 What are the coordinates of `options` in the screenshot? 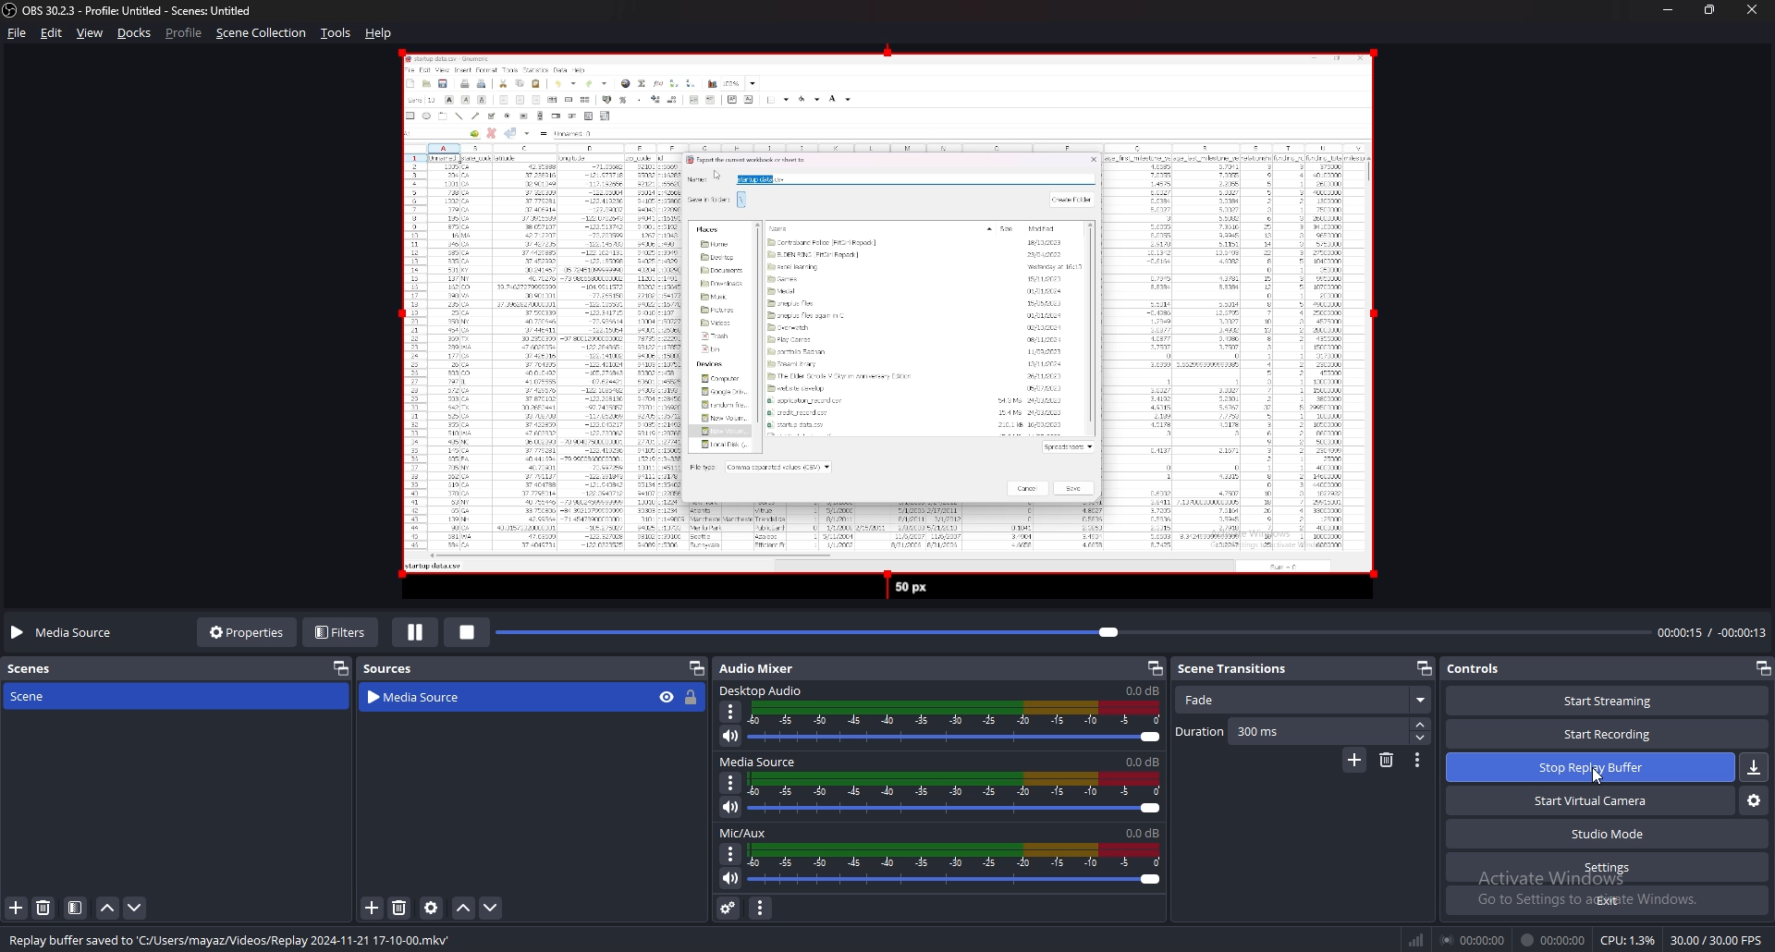 It's located at (732, 712).